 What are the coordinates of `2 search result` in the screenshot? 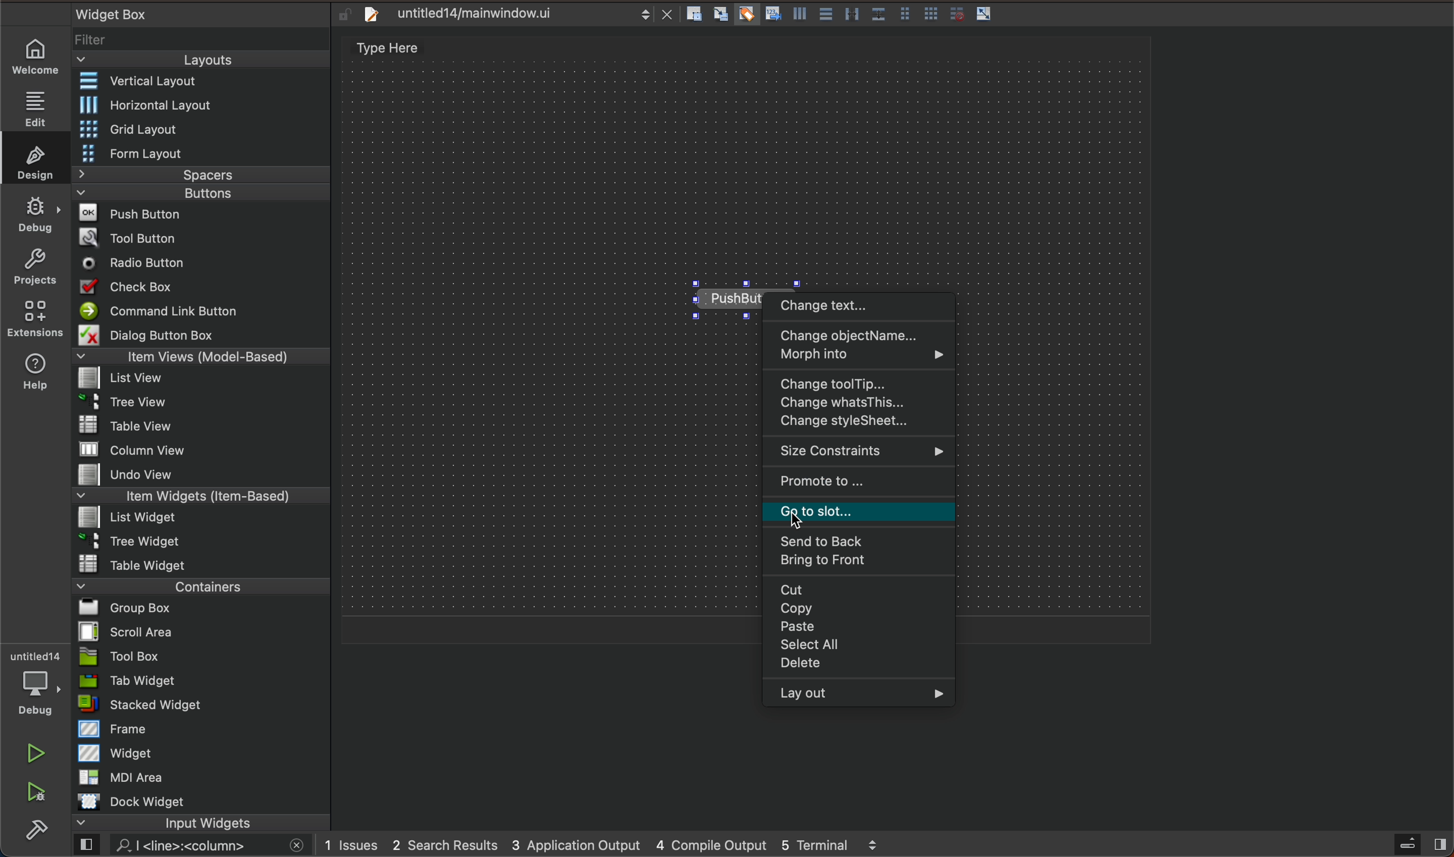 It's located at (447, 845).